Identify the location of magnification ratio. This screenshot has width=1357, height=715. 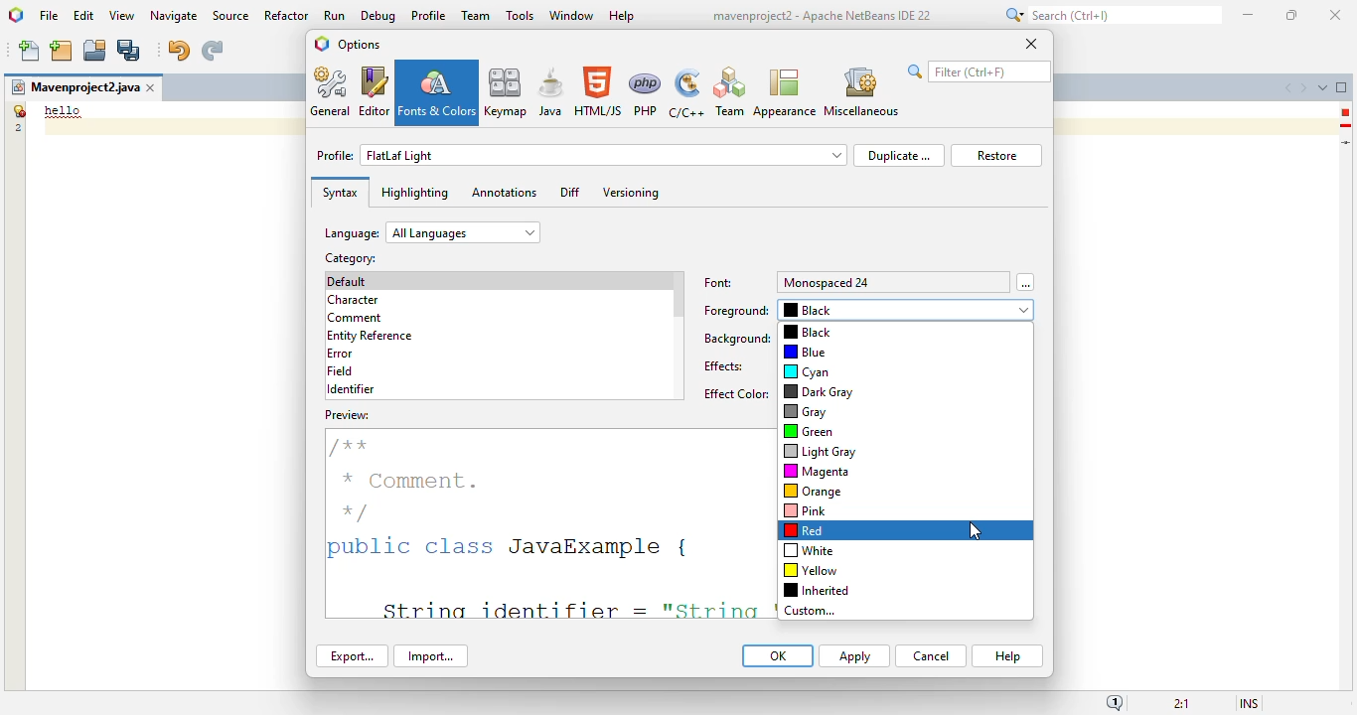
(1180, 702).